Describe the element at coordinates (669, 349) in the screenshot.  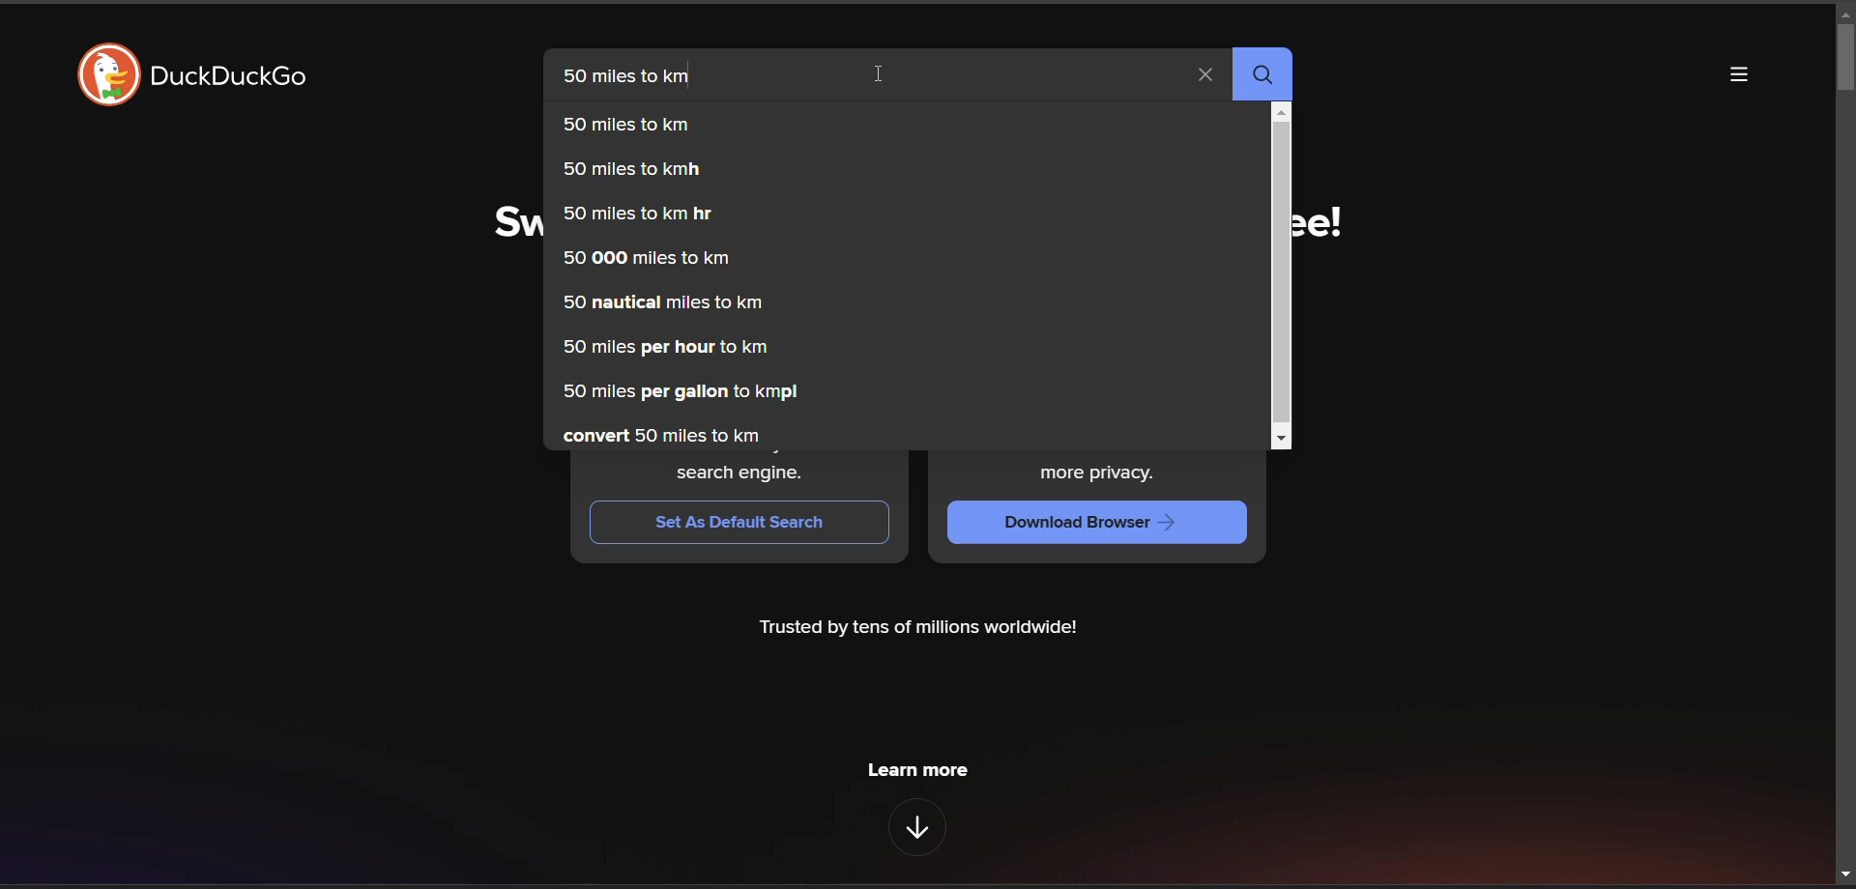
I see `50 miles per hour to km` at that location.